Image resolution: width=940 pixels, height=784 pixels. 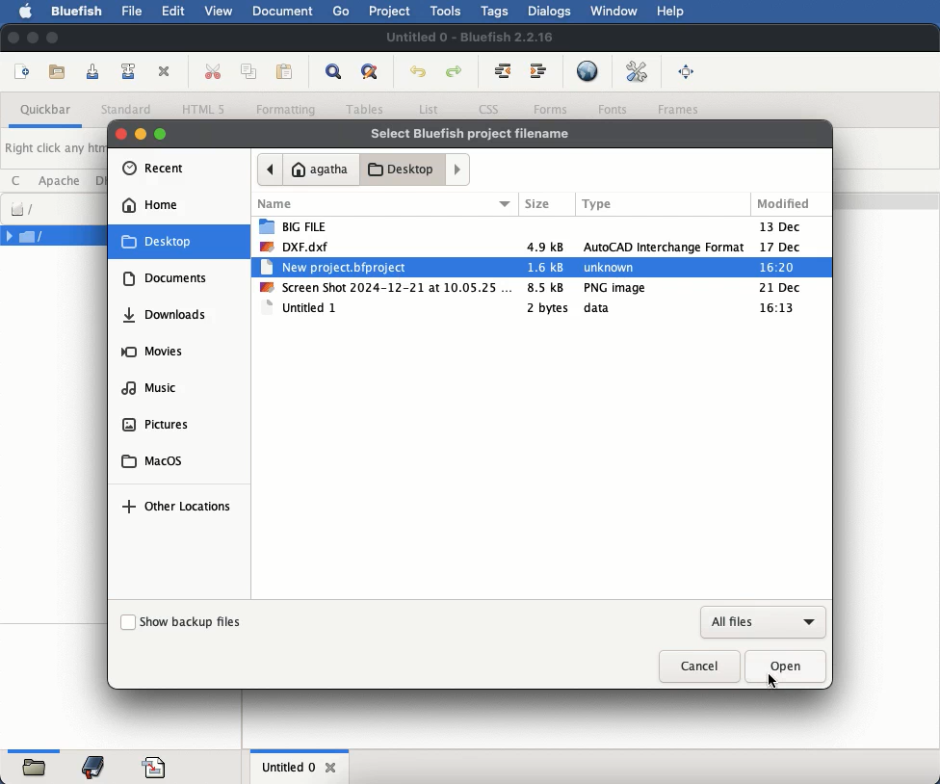 What do you see at coordinates (76, 9) in the screenshot?
I see `bluefish` at bounding box center [76, 9].